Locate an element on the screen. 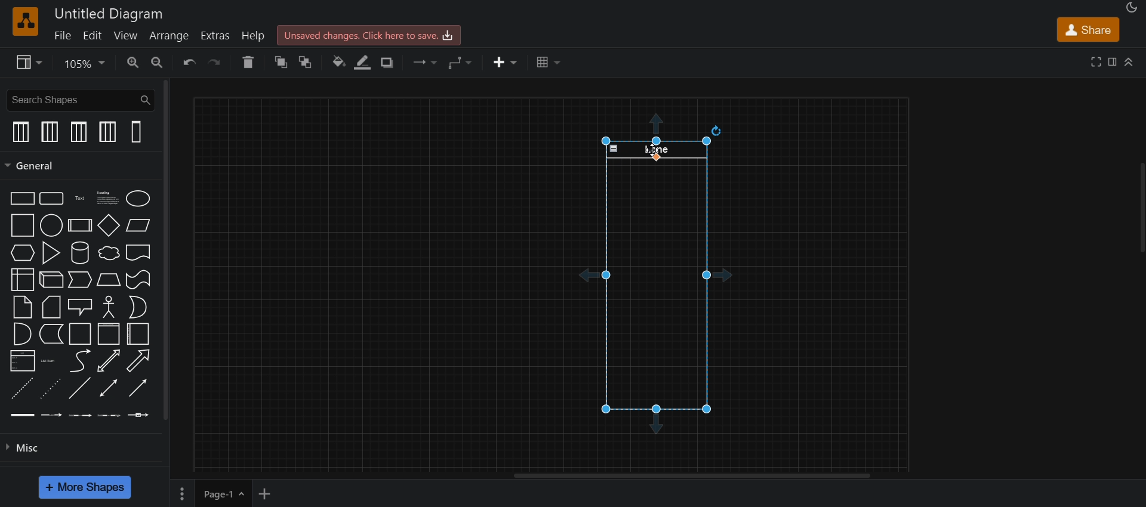 The width and height of the screenshot is (1146, 507). redo is located at coordinates (216, 64).